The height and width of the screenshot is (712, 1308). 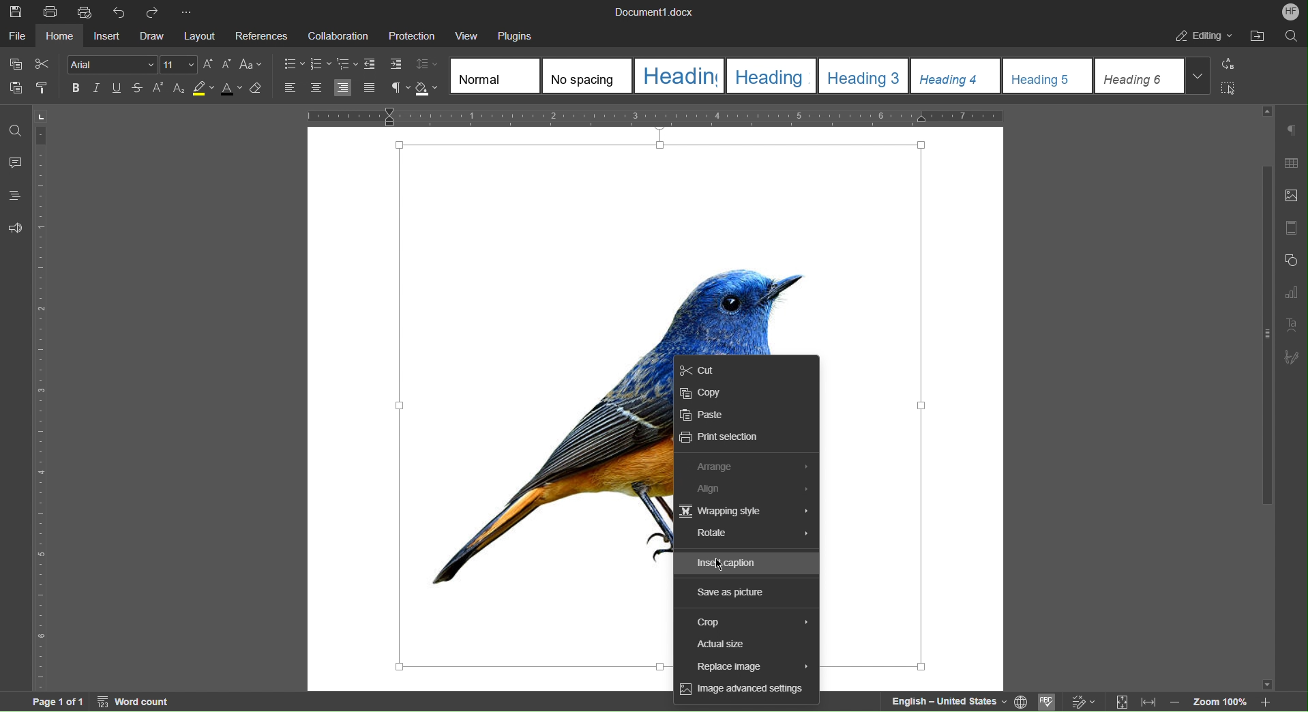 I want to click on Spell Checking, so click(x=1050, y=700).